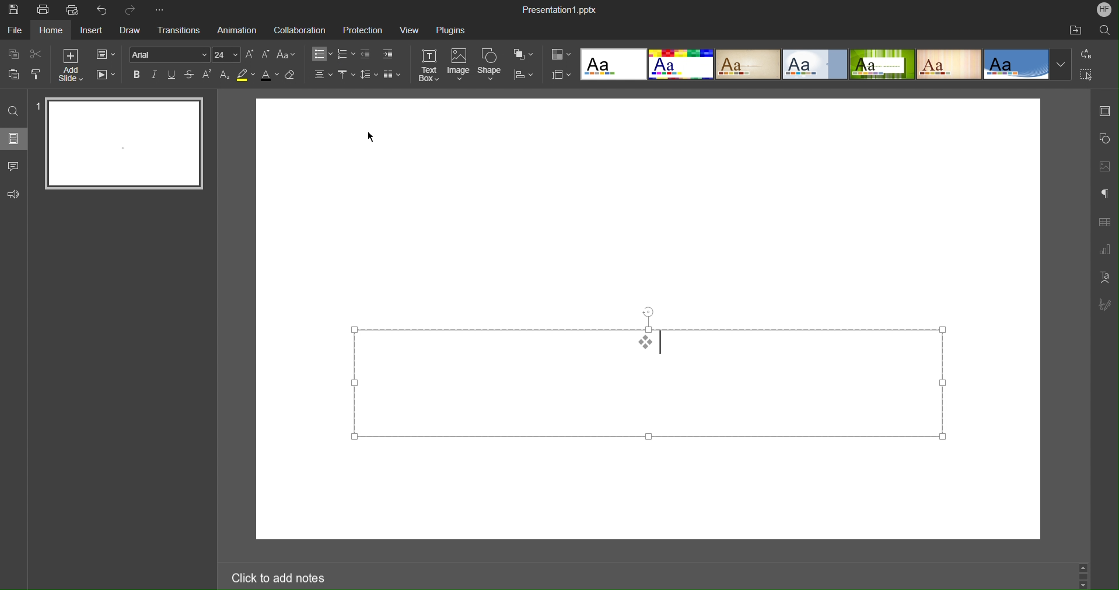 This screenshot has width=1119, height=590. I want to click on Slide Size Settings, so click(561, 74).